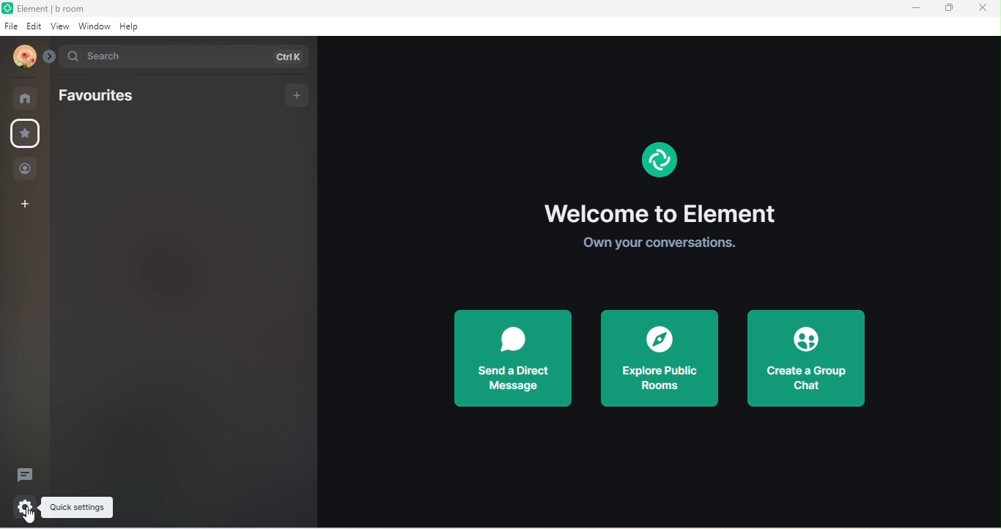  I want to click on create a group chat, so click(813, 357).